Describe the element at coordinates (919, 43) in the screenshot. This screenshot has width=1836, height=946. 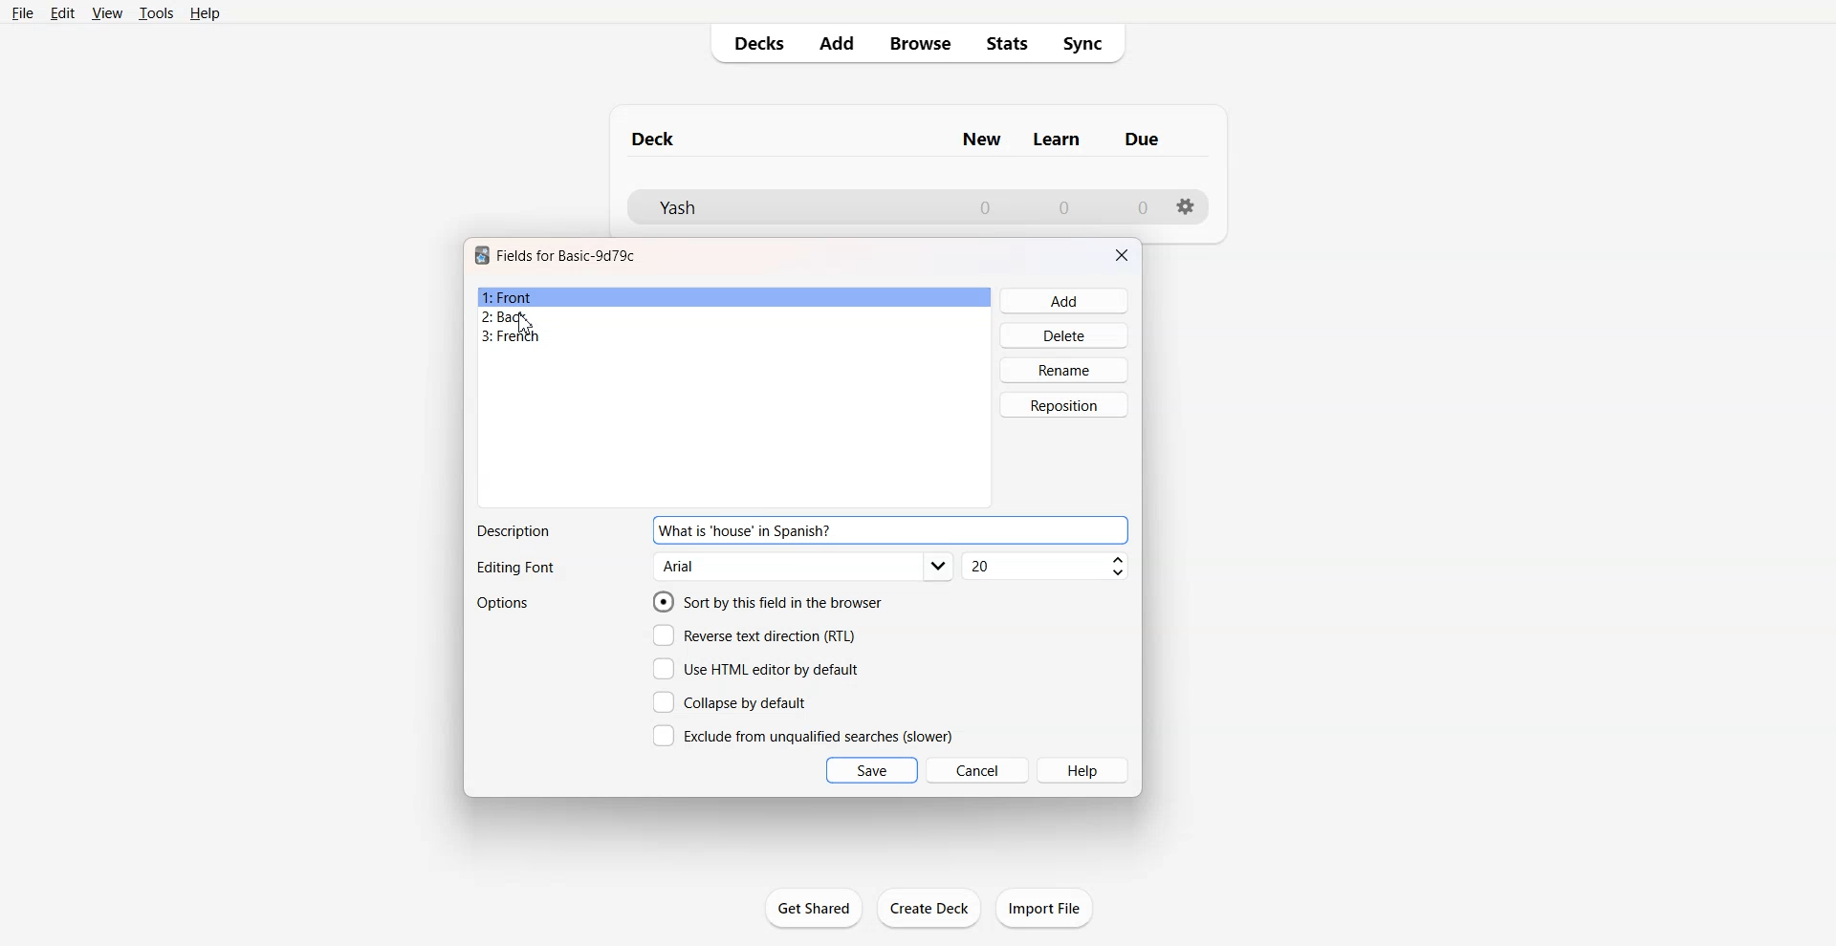
I see `Browse` at that location.